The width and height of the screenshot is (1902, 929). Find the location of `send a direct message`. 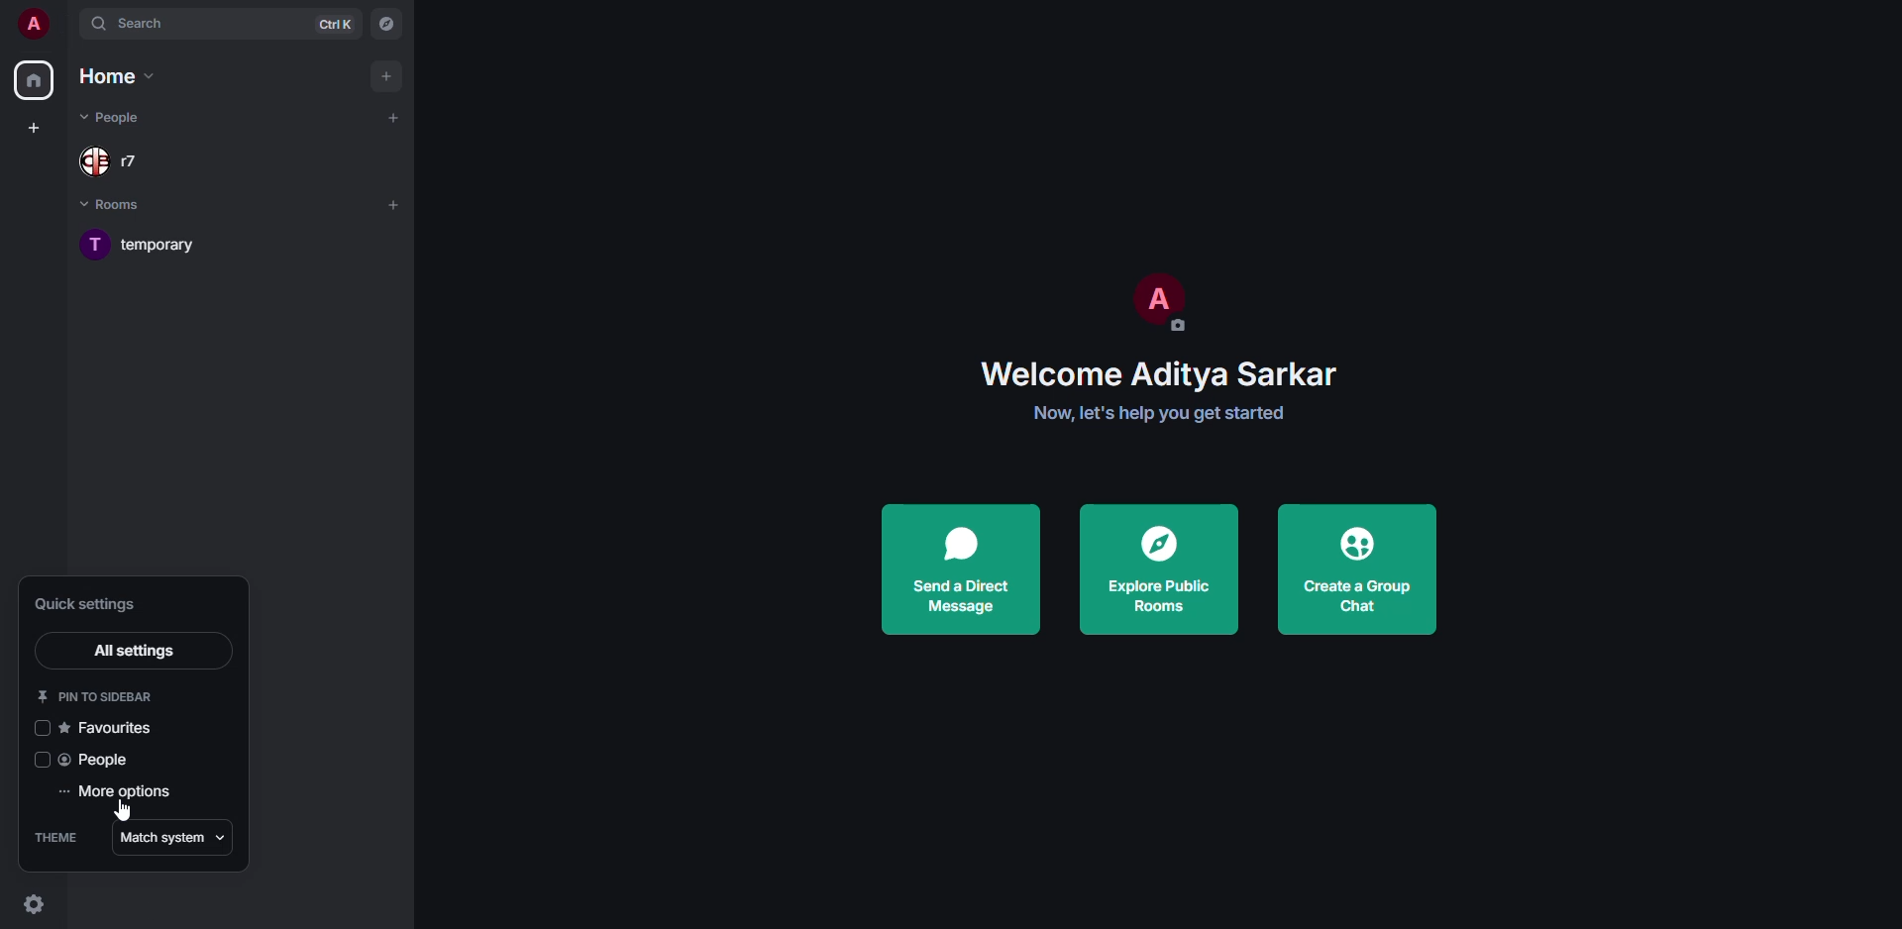

send a direct message is located at coordinates (961, 570).